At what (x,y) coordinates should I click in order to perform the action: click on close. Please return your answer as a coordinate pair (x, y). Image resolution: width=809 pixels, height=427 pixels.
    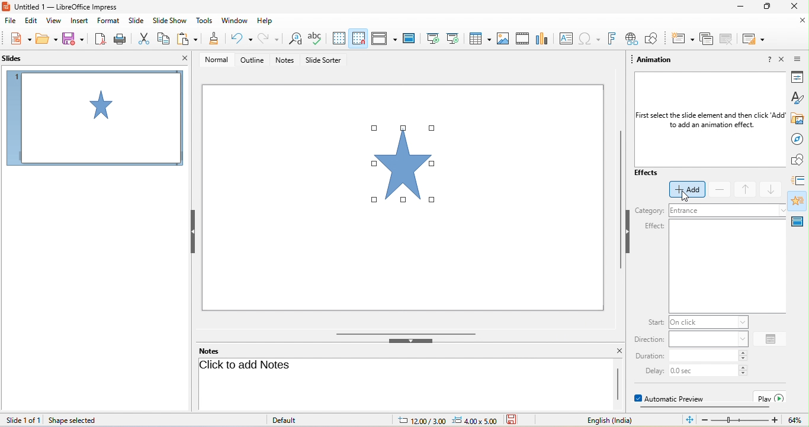
    Looking at the image, I should click on (782, 59).